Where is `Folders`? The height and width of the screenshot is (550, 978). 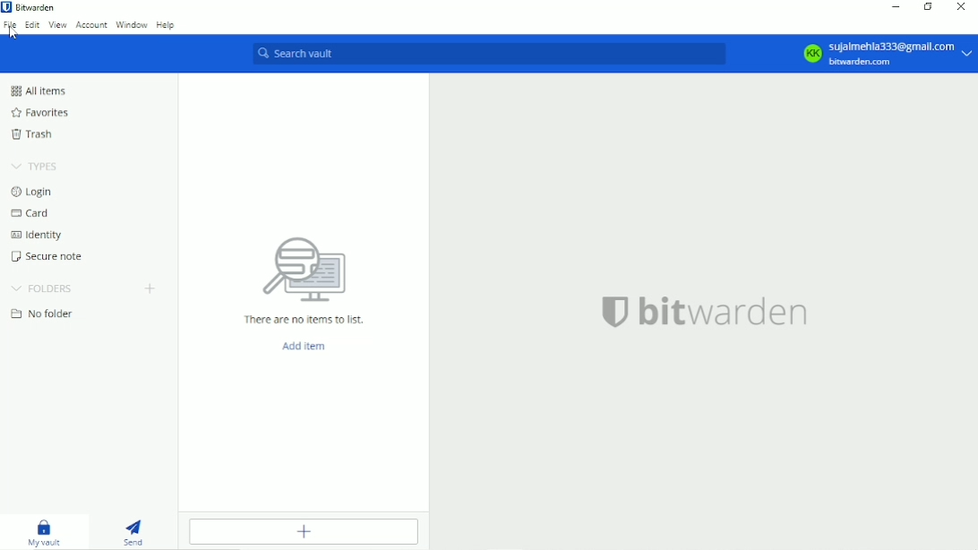 Folders is located at coordinates (43, 288).